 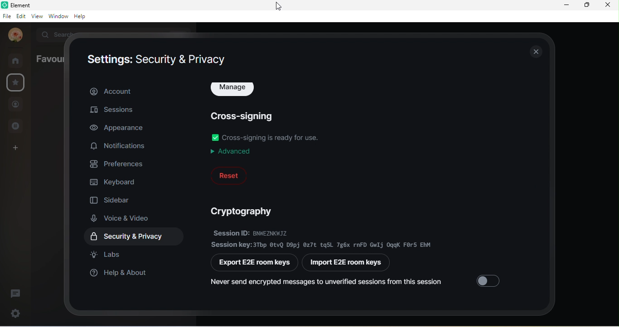 I want to click on file, so click(x=6, y=16).